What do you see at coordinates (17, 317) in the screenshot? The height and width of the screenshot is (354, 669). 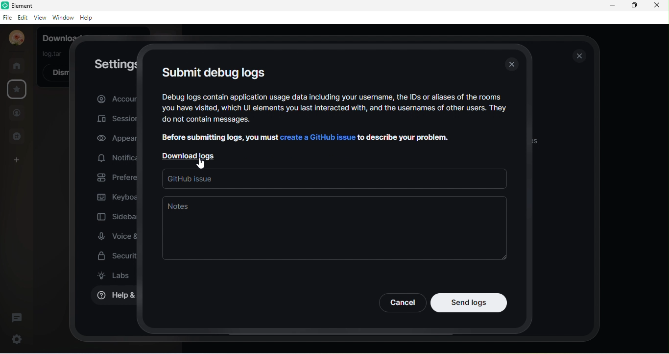 I see `thread` at bounding box center [17, 317].